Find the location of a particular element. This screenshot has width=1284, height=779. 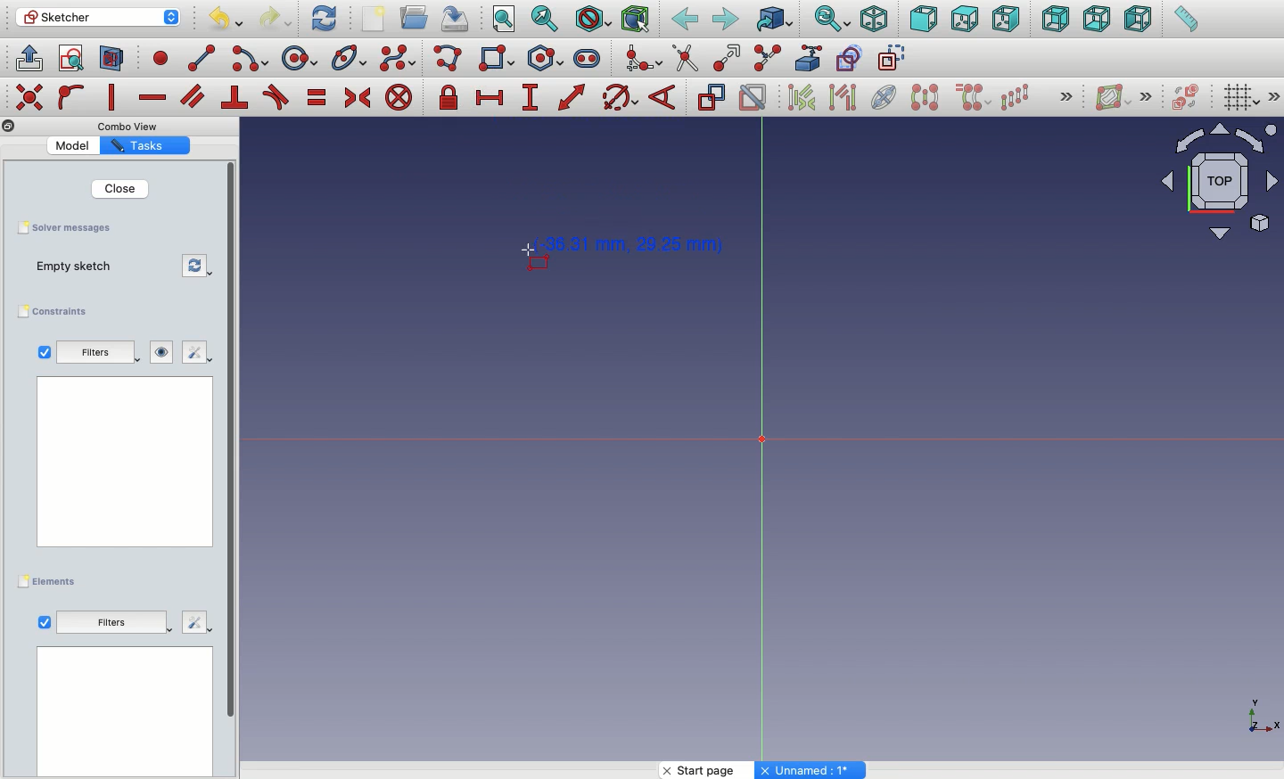

constrain block is located at coordinates (398, 97).